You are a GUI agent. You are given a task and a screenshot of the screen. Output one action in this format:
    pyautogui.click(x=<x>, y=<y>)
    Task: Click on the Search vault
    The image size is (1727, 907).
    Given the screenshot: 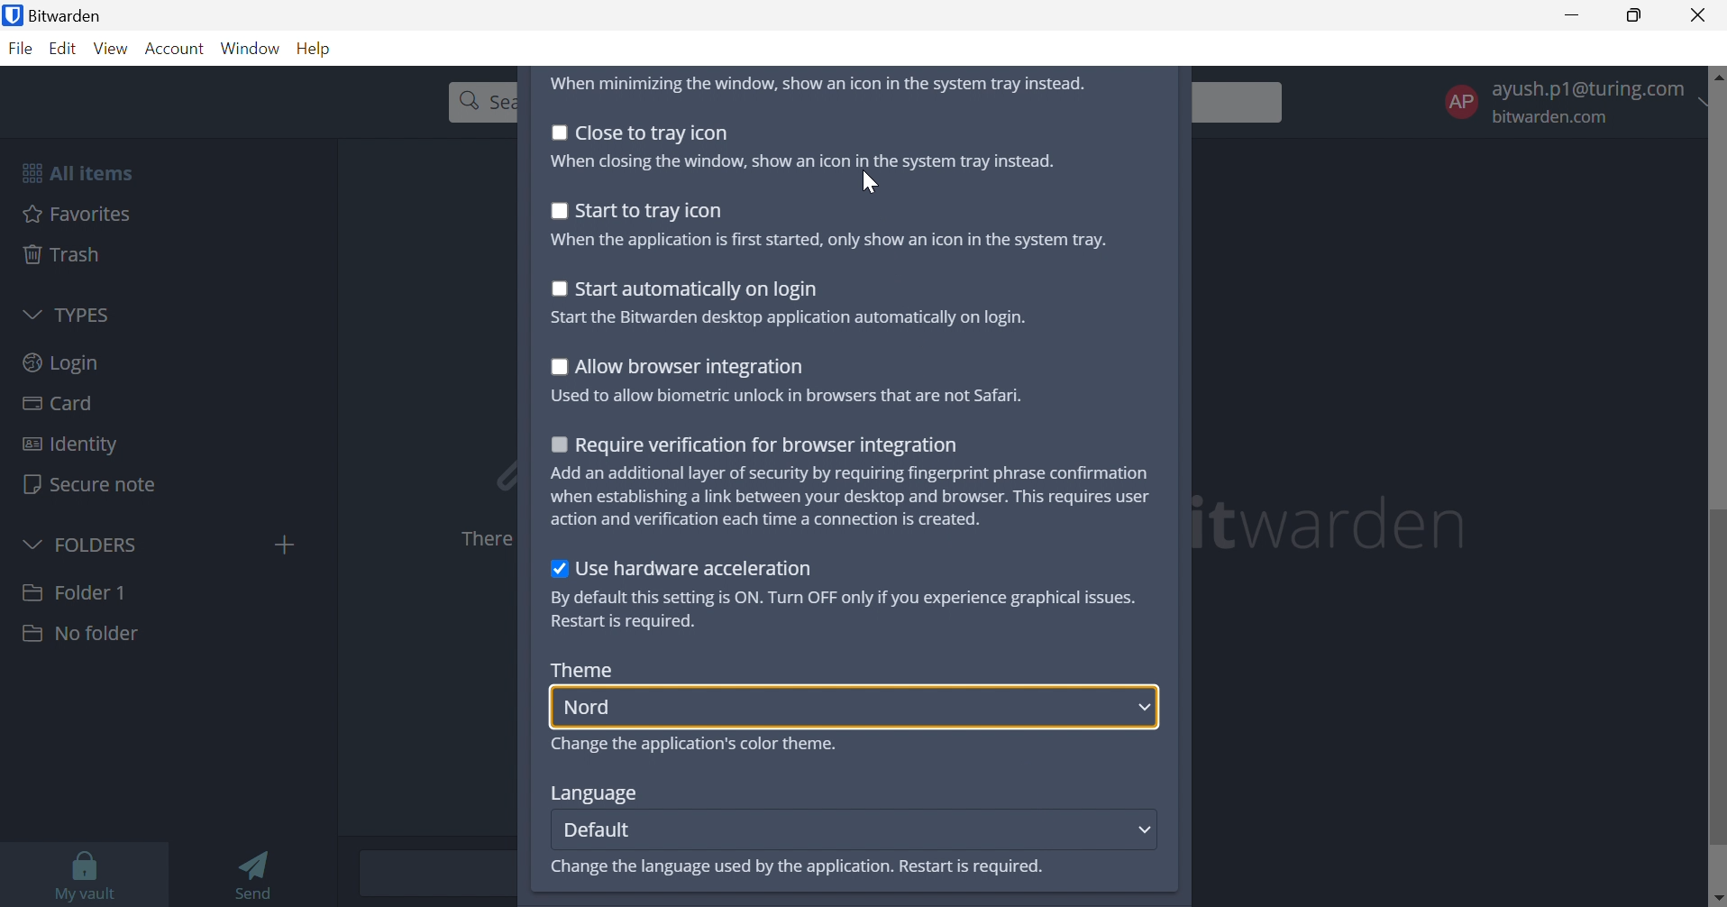 What is the action you would take?
    pyautogui.click(x=477, y=100)
    